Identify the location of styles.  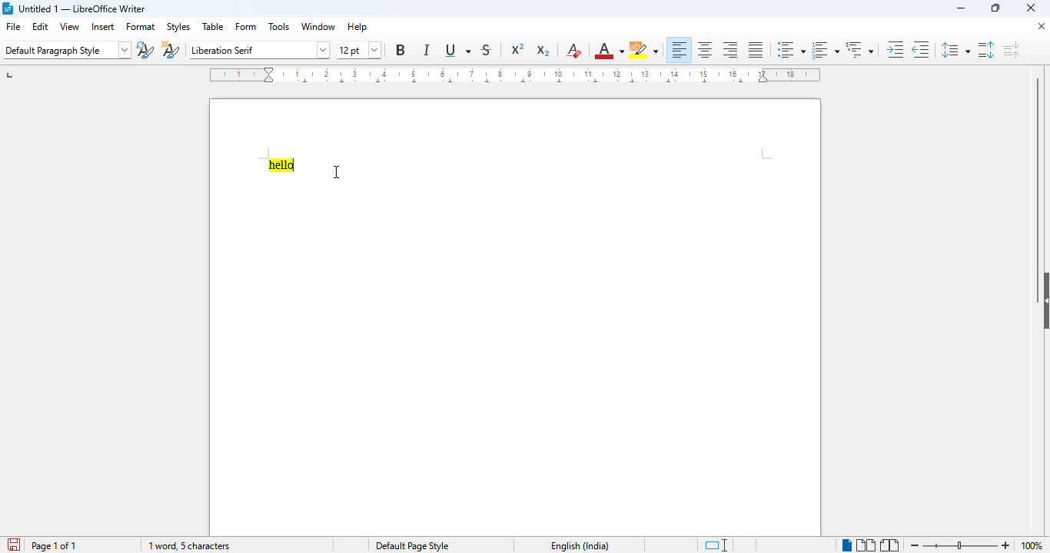
(179, 28).